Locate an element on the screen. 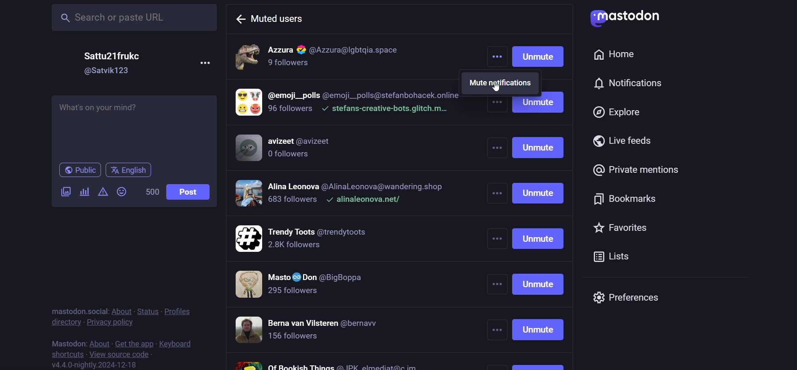 The height and width of the screenshot is (370, 797). preferences is located at coordinates (629, 297).